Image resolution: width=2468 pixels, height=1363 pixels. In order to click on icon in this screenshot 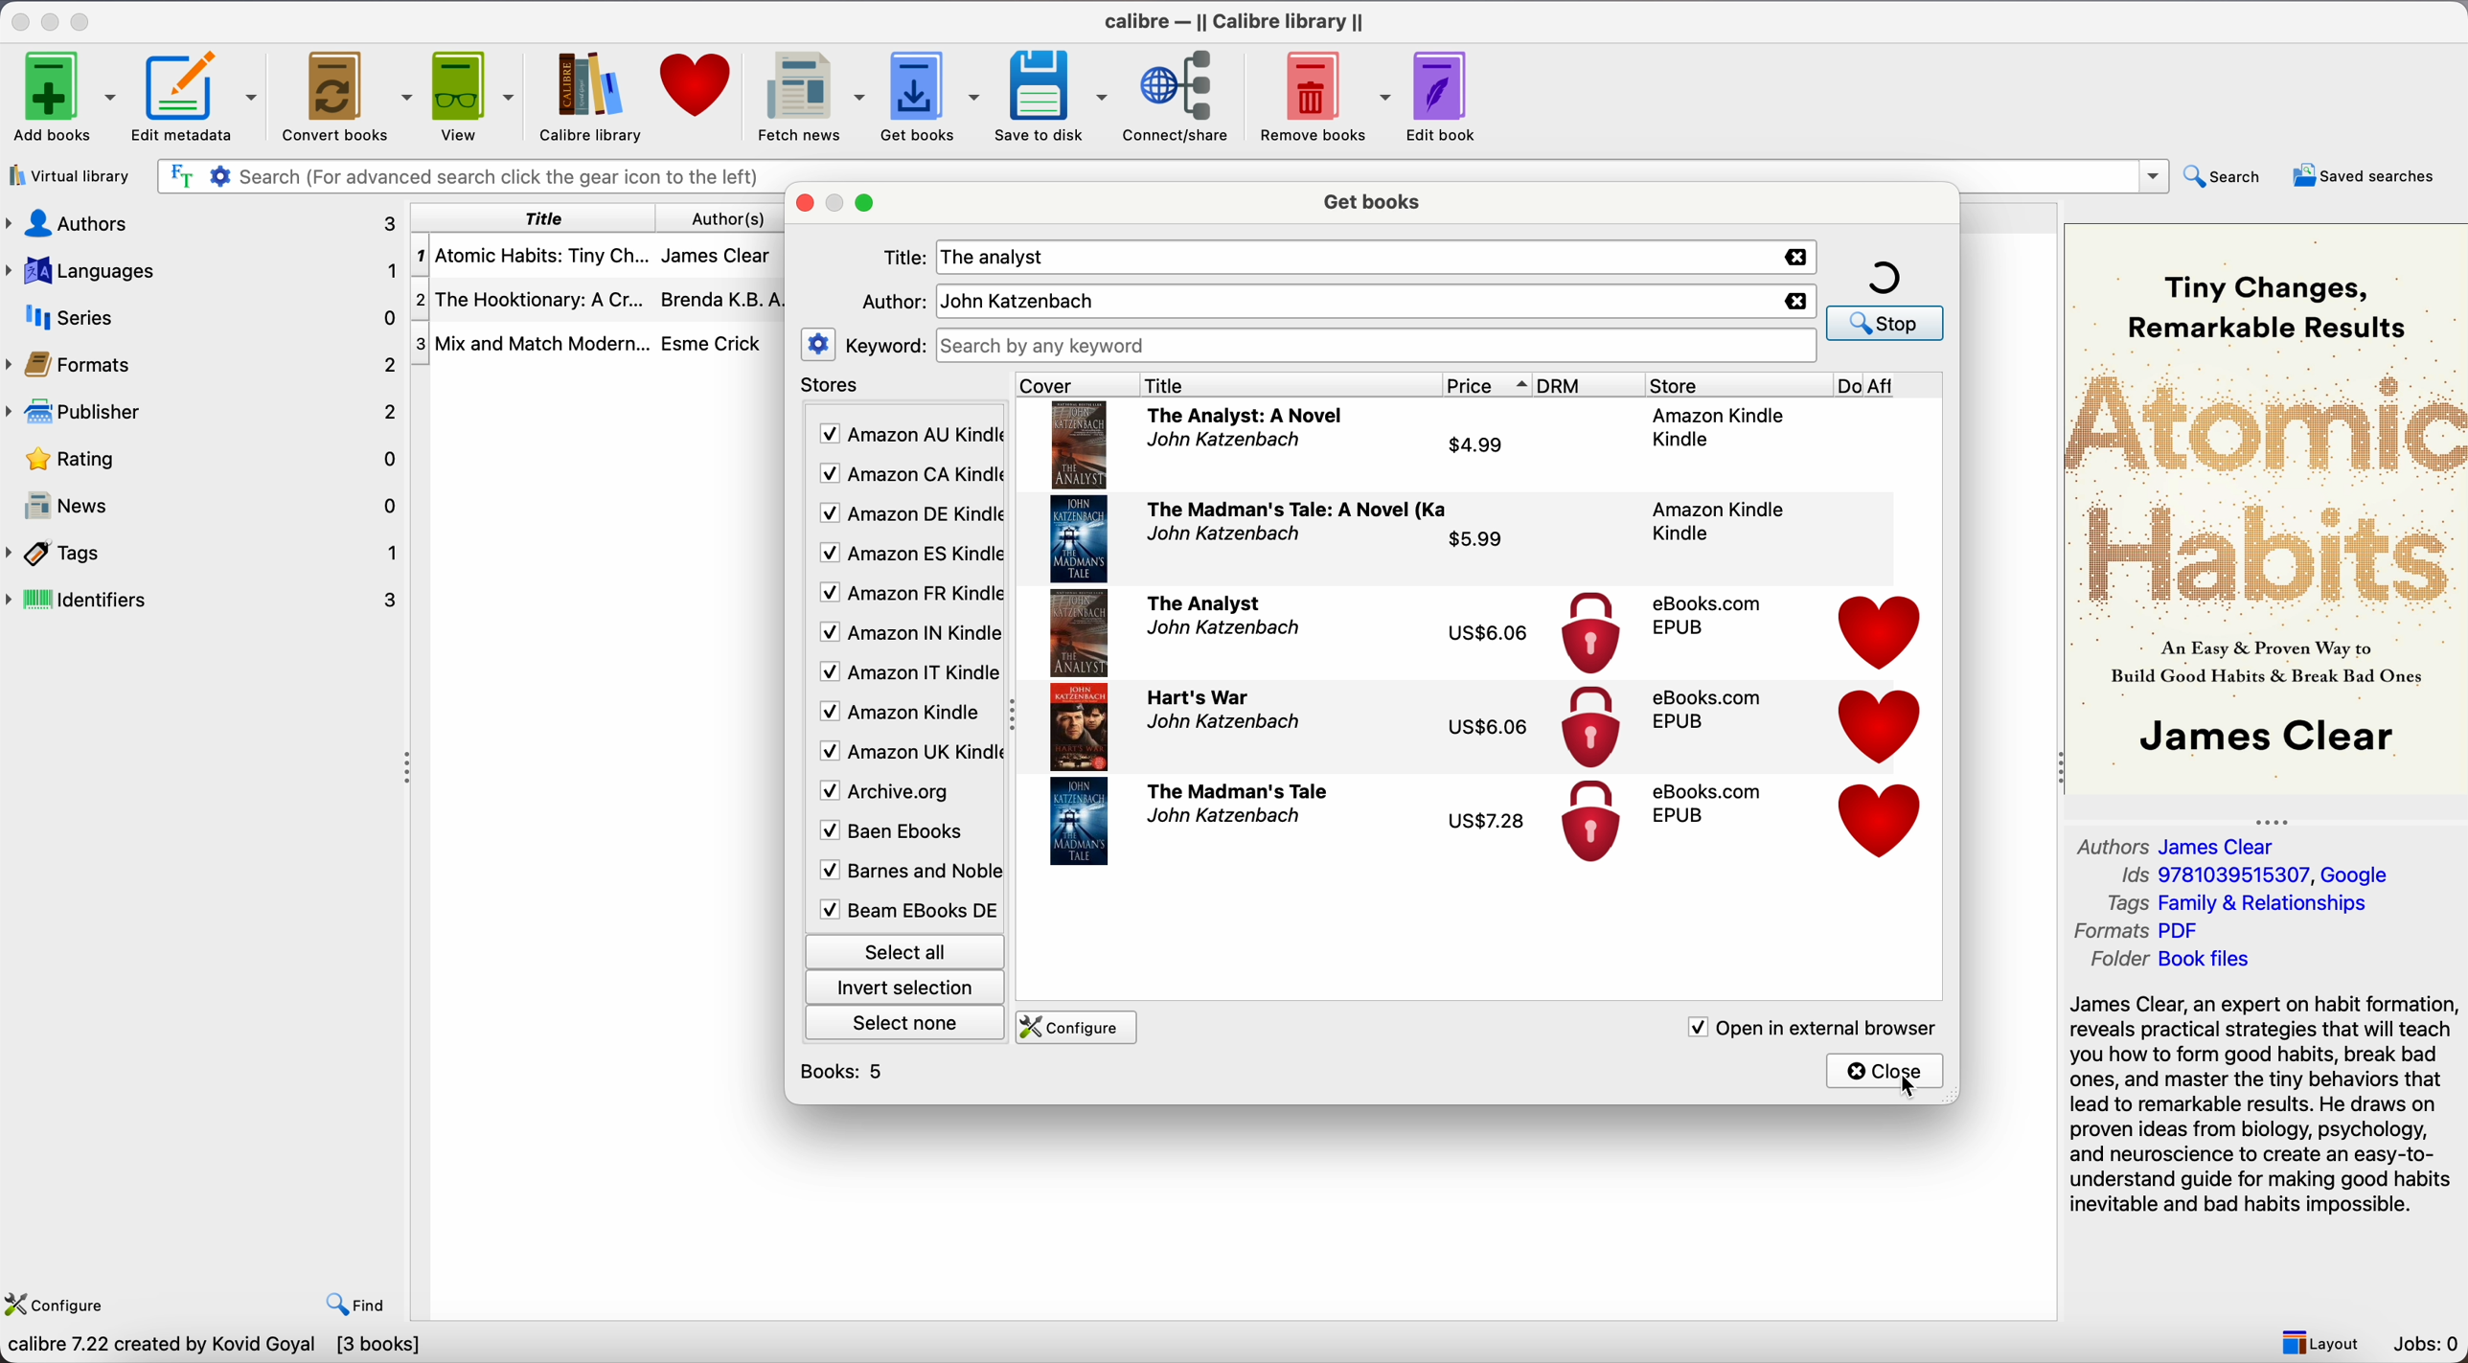, I will do `click(1590, 633)`.